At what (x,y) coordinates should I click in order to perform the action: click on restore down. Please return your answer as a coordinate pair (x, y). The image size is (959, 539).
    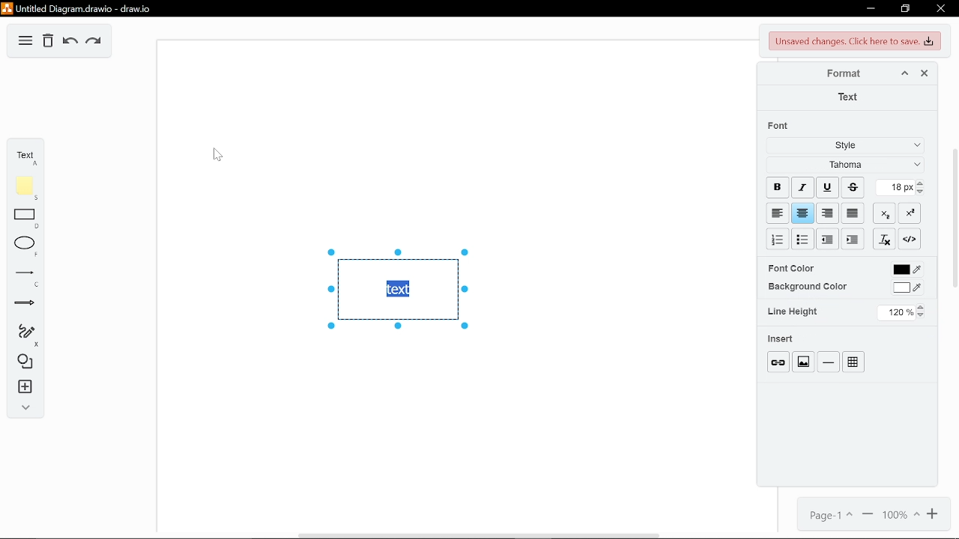
    Looking at the image, I should click on (907, 9).